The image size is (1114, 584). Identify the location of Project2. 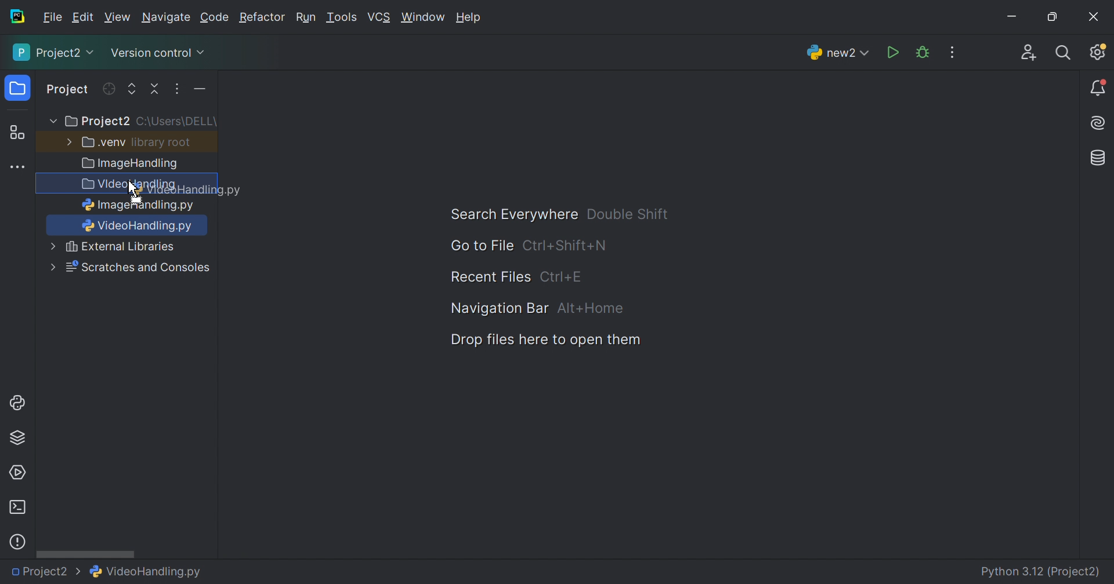
(55, 52).